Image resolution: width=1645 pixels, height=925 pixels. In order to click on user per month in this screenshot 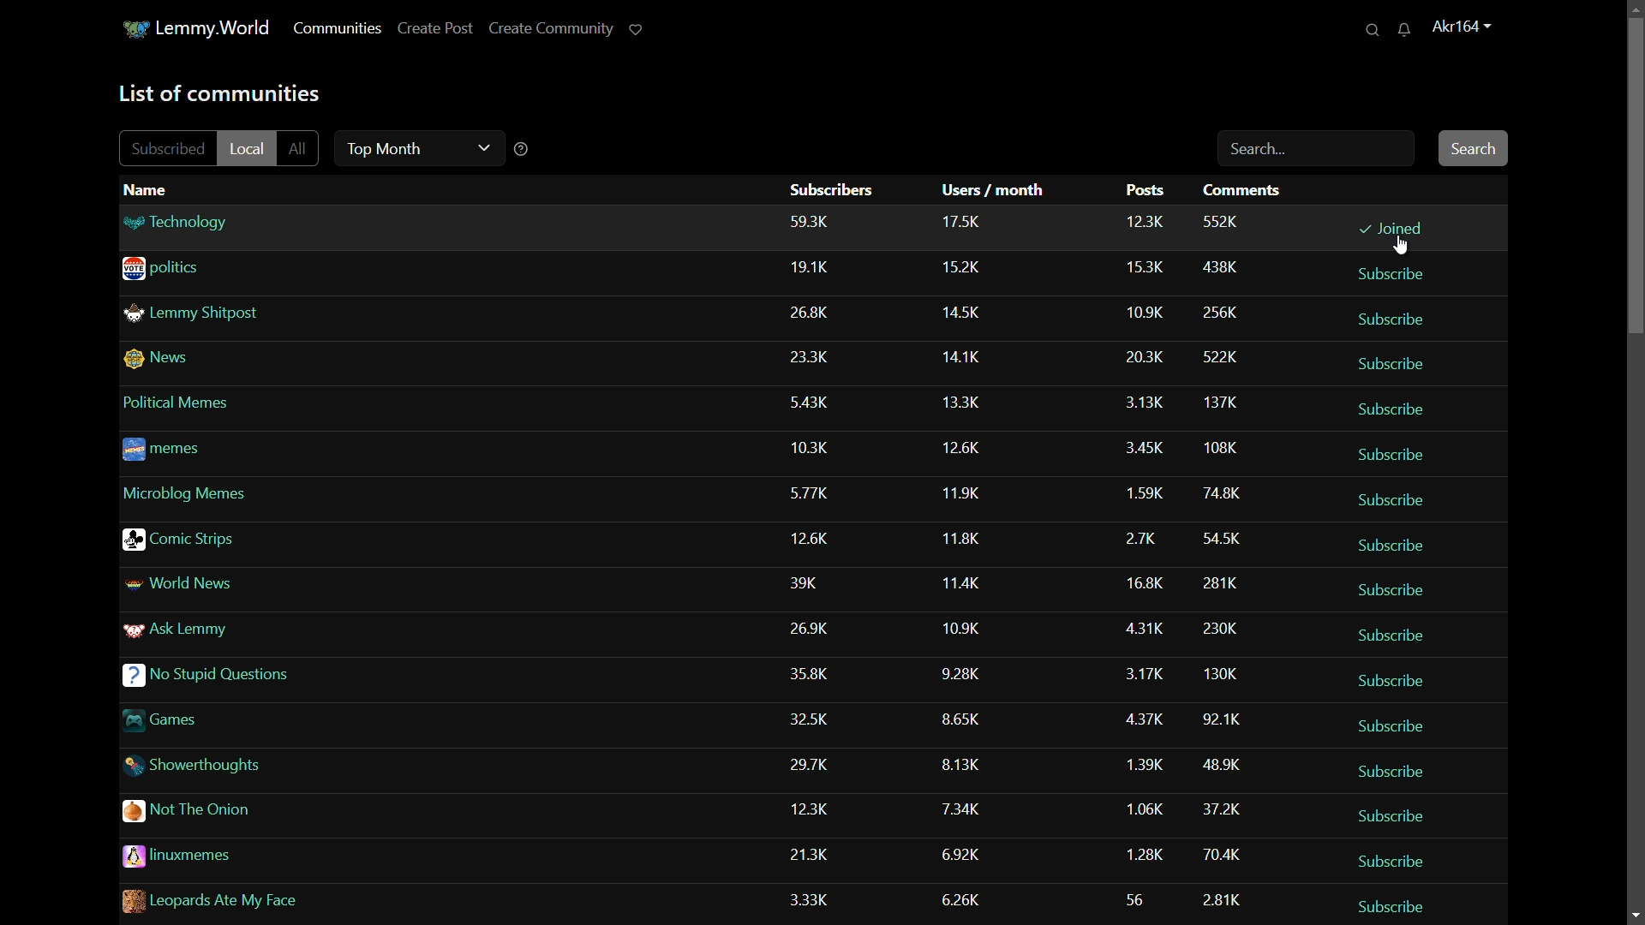, I will do `click(966, 537)`.